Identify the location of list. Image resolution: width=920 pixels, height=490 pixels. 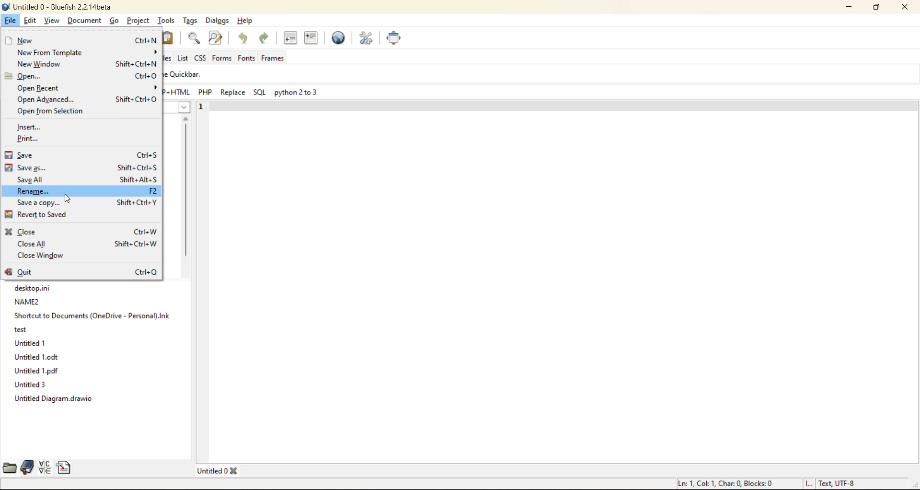
(182, 58).